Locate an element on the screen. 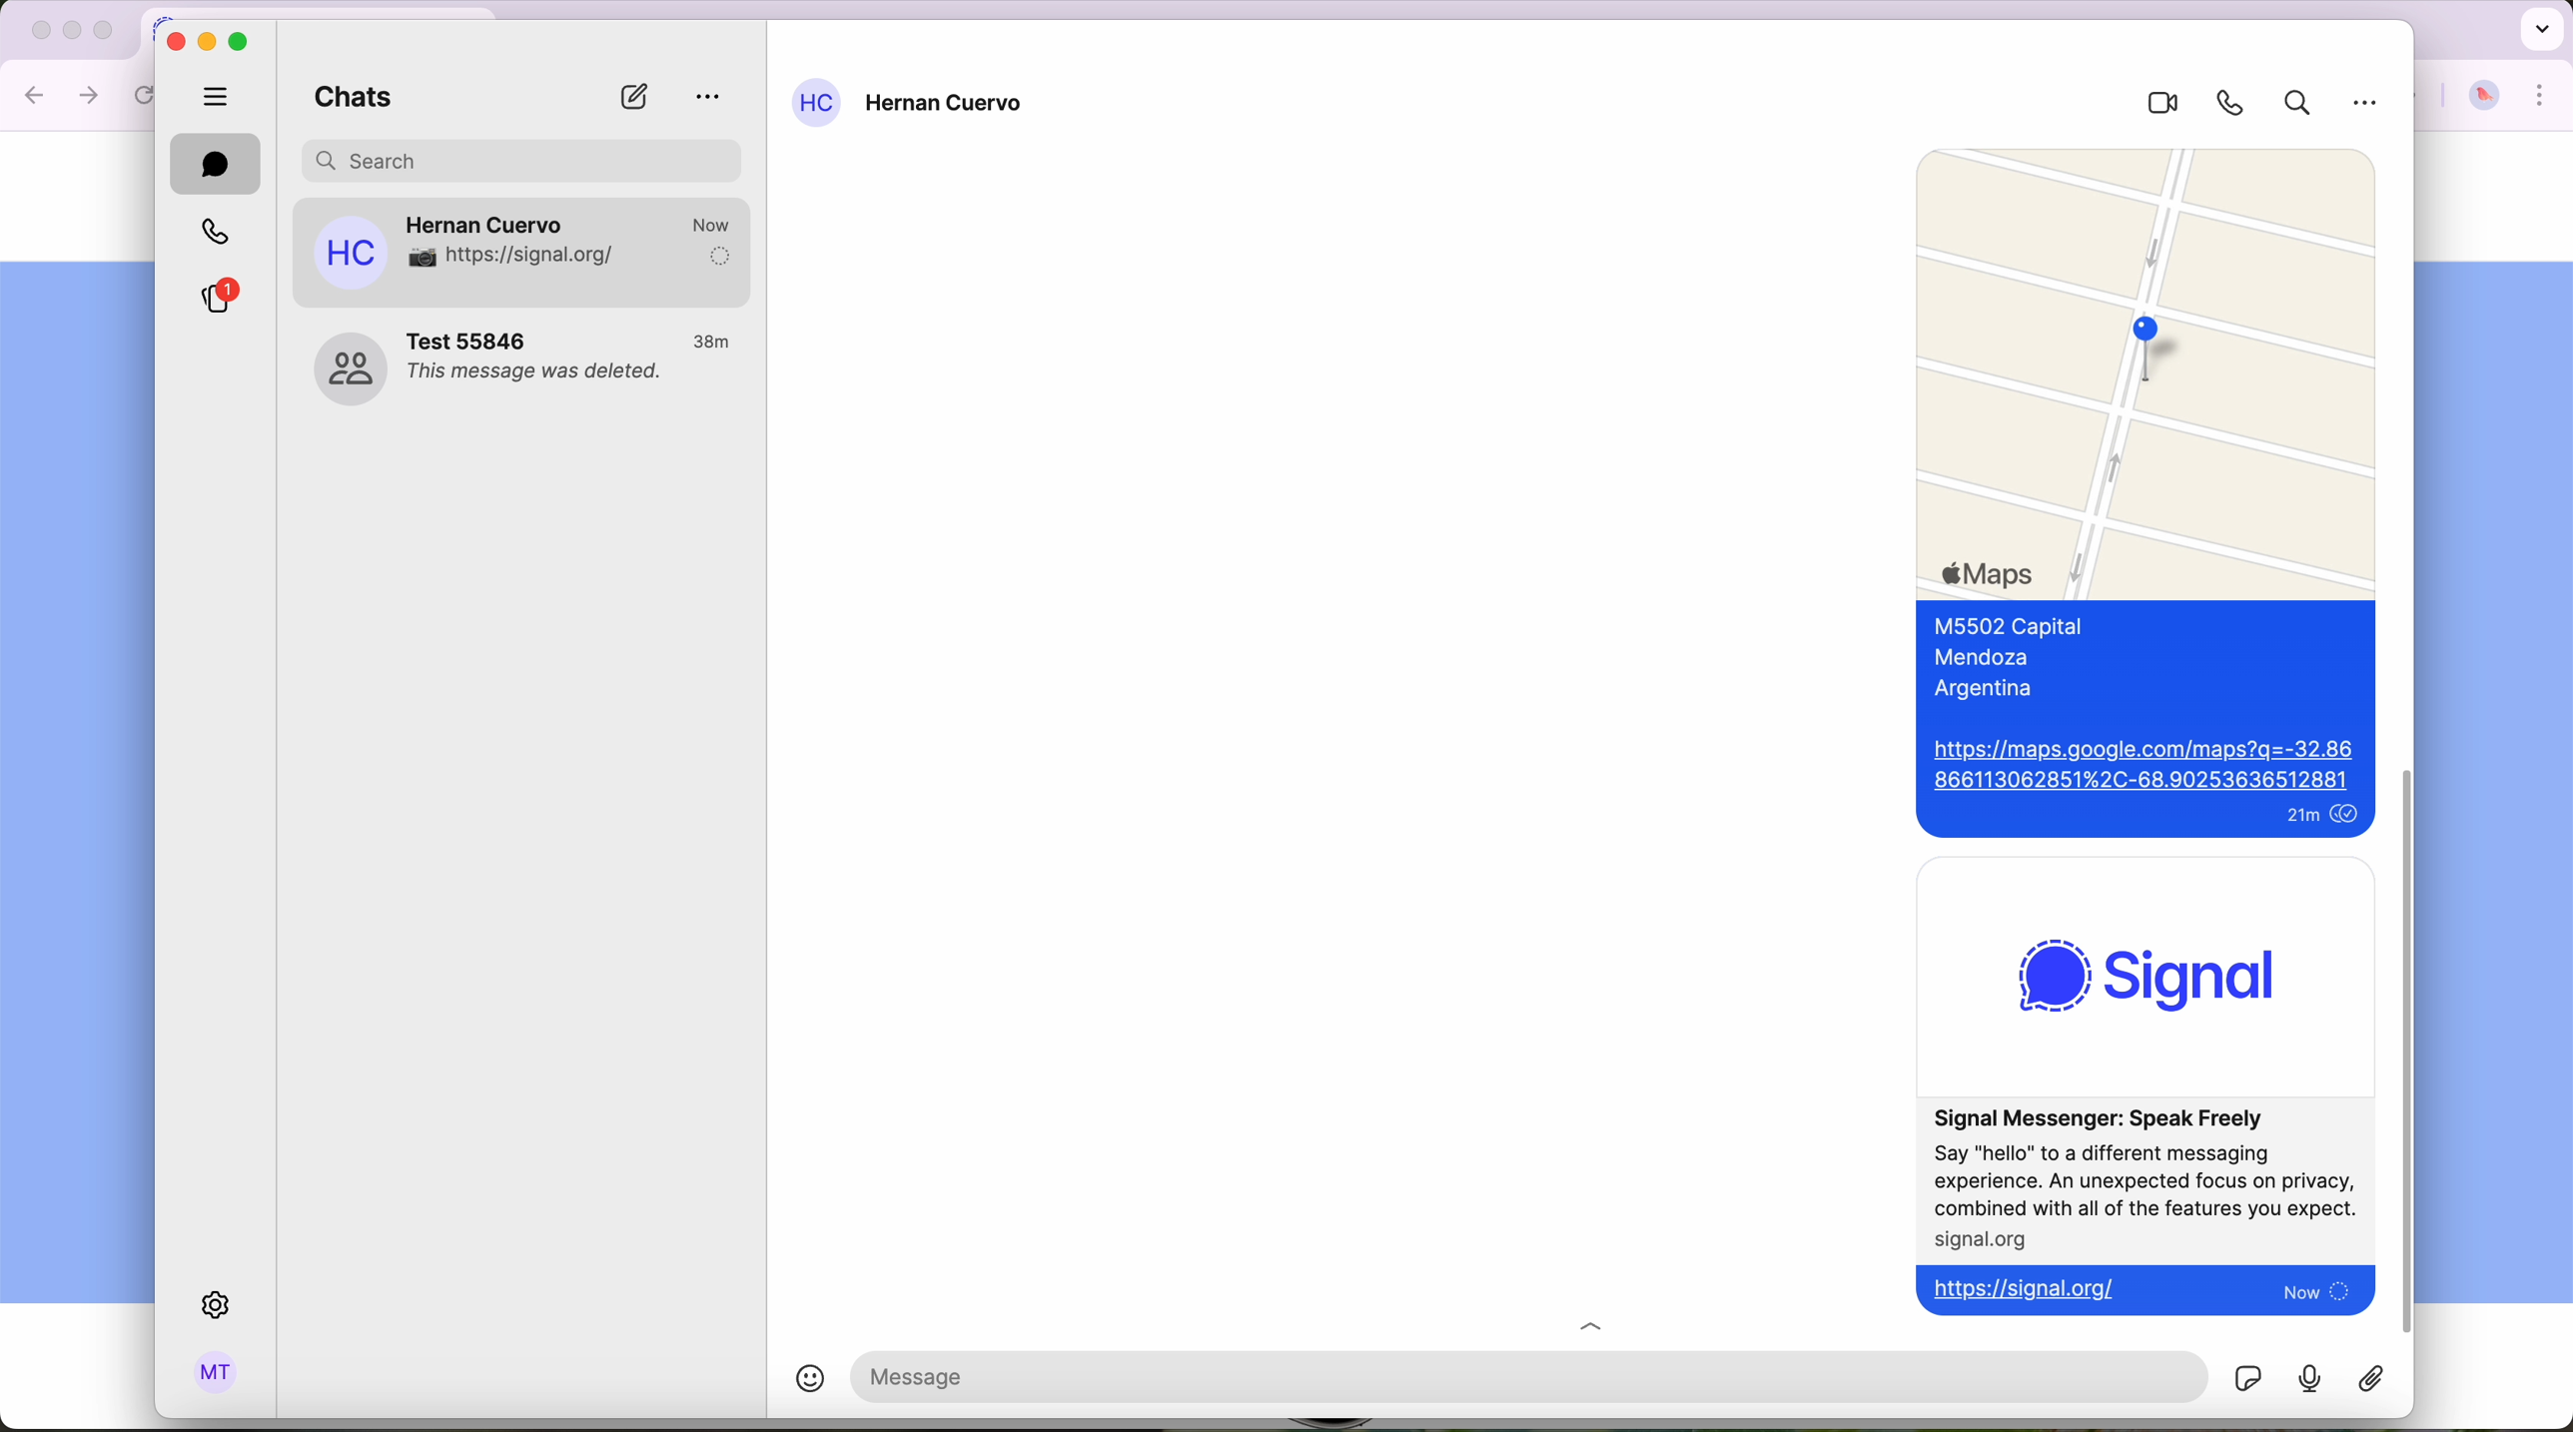 The image size is (2573, 1432). emoji is located at coordinates (792, 1382).